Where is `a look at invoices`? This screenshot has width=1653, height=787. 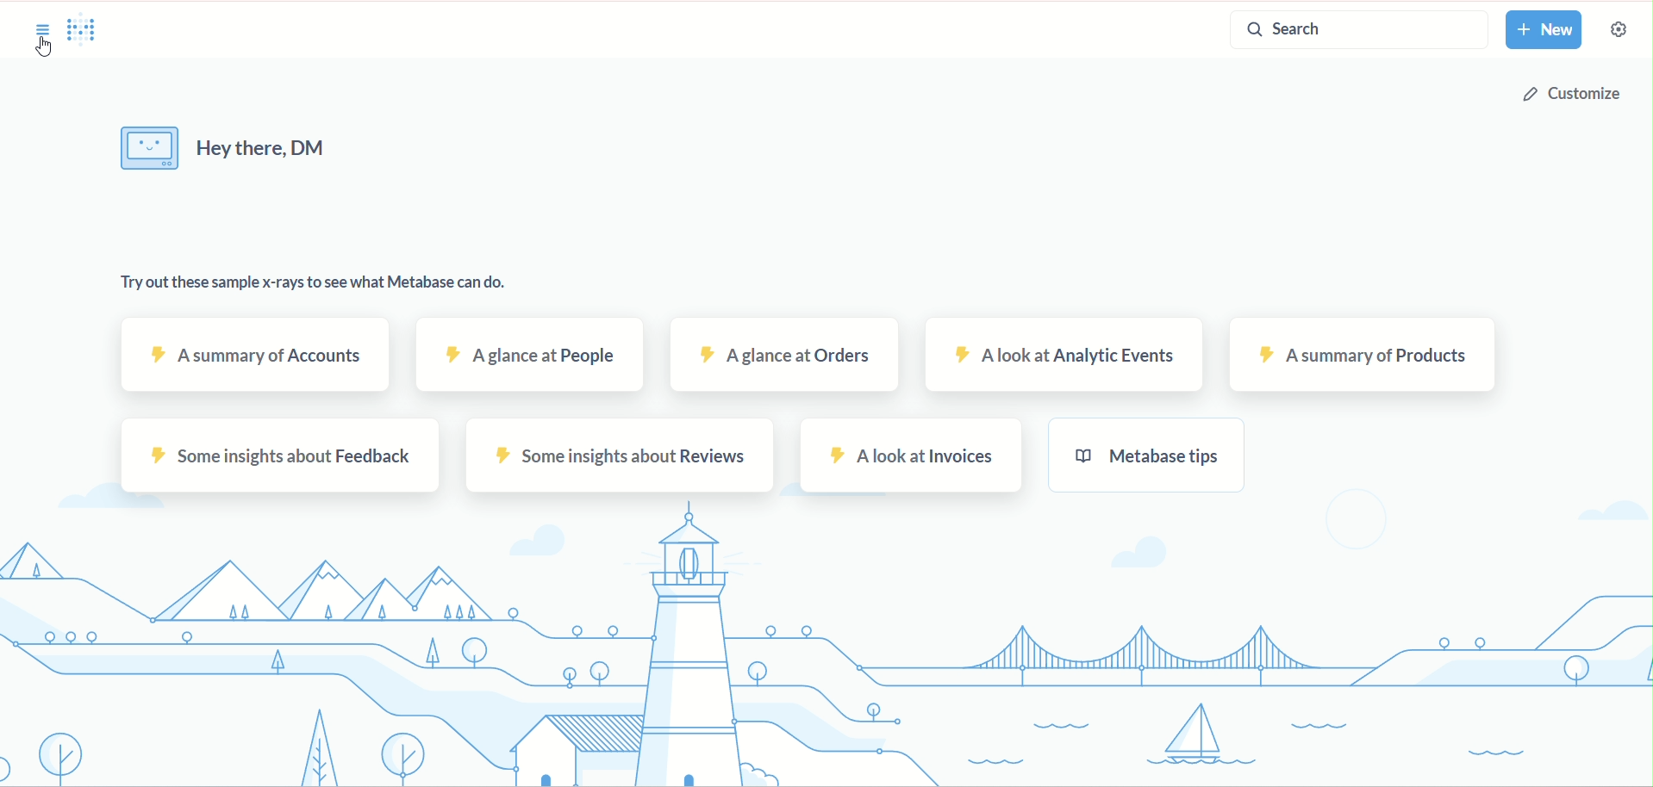
a look at invoices is located at coordinates (912, 455).